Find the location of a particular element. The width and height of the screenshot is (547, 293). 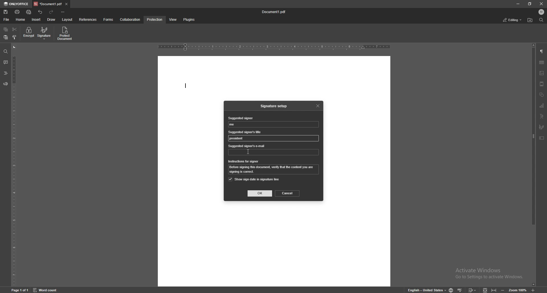

instruction is located at coordinates (274, 170).